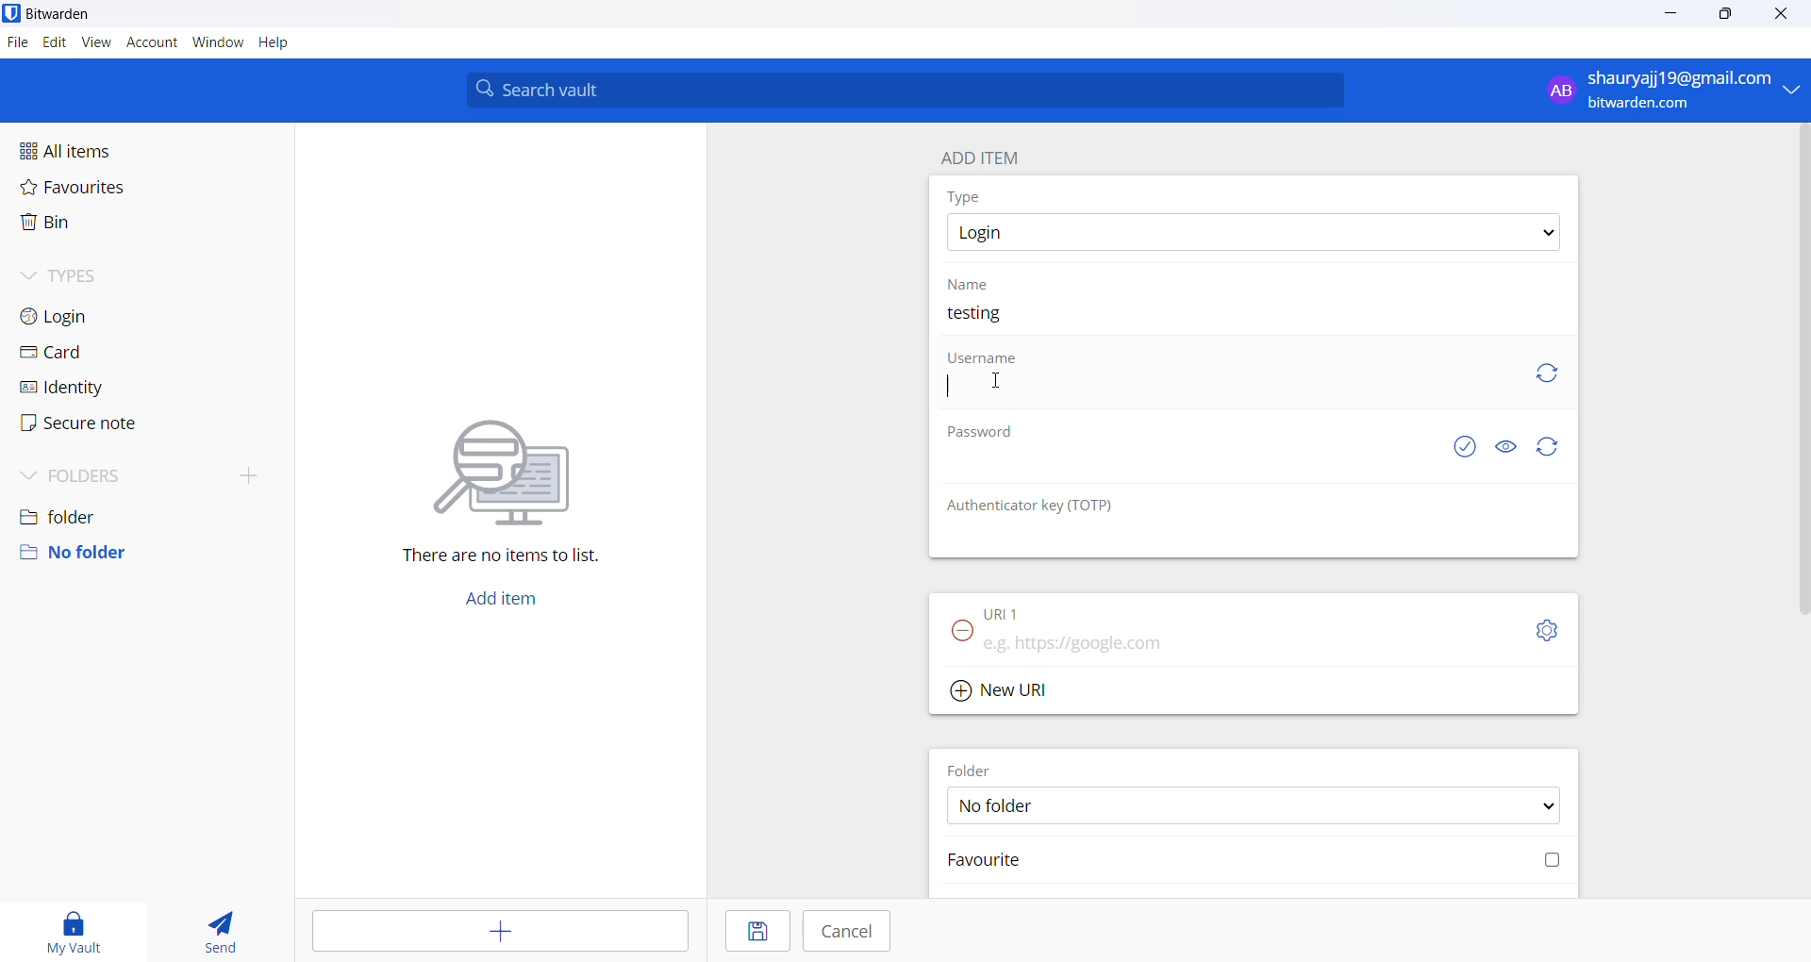 This screenshot has height=962, width=1811. I want to click on refresh, so click(1543, 373).